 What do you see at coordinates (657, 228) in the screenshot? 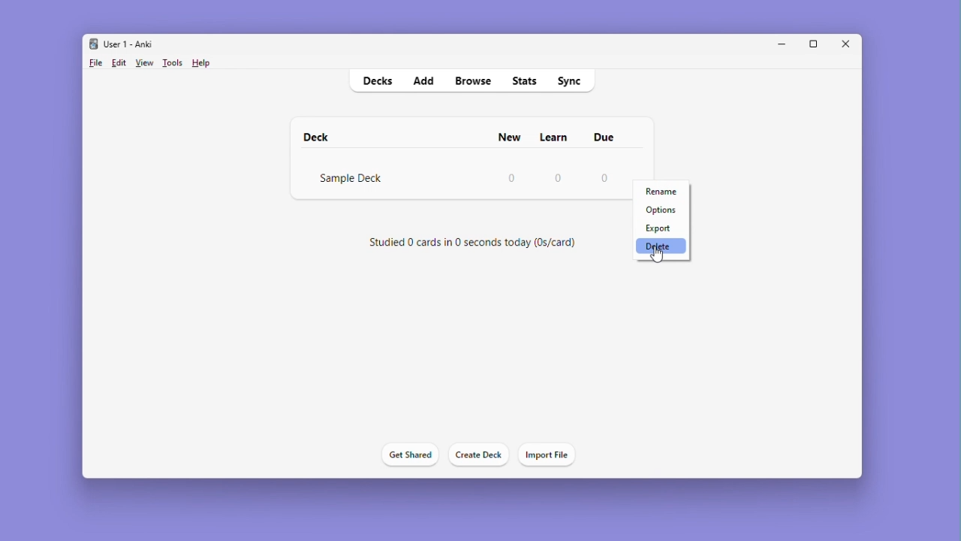
I see `Export` at bounding box center [657, 228].